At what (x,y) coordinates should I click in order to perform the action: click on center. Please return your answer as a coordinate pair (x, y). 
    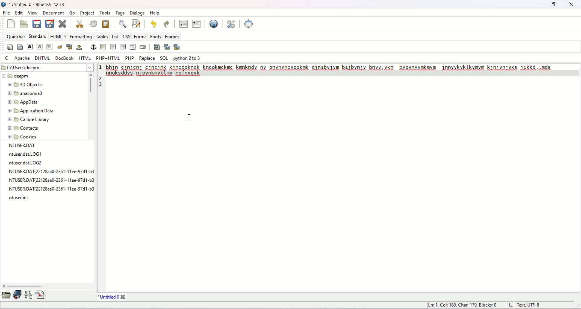
    Looking at the image, I should click on (113, 47).